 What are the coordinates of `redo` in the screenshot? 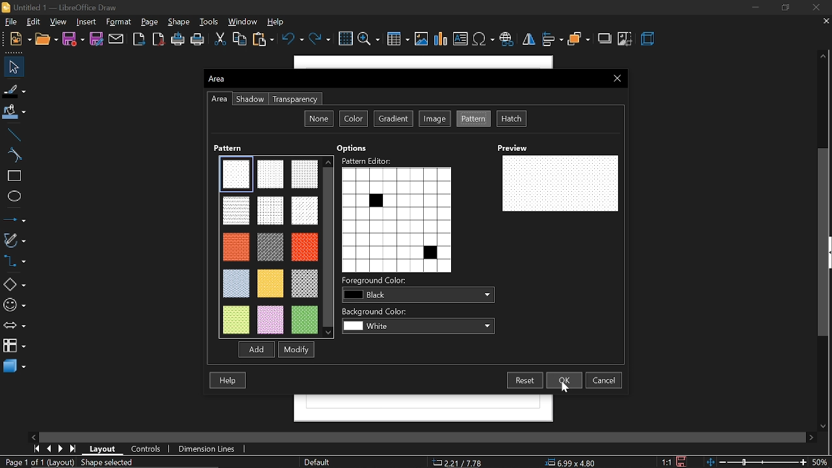 It's located at (320, 40).